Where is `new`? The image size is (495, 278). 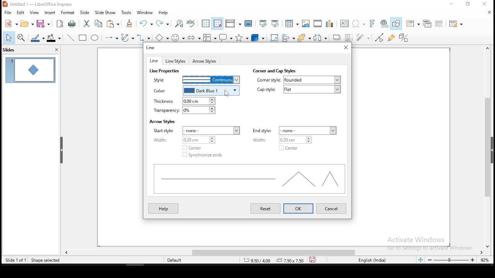
new is located at coordinates (10, 24).